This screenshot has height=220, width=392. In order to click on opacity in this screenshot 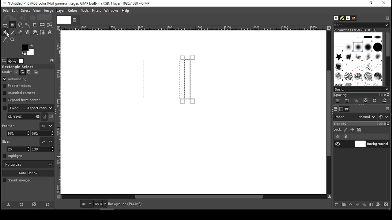, I will do `click(361, 124)`.